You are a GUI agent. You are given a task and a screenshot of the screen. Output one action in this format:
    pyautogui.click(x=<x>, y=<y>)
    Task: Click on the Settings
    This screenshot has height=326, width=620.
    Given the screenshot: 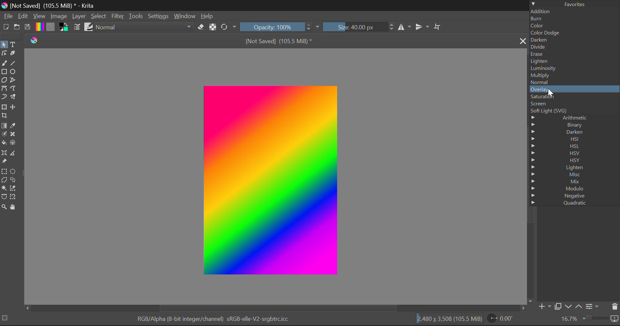 What is the action you would take?
    pyautogui.click(x=594, y=307)
    